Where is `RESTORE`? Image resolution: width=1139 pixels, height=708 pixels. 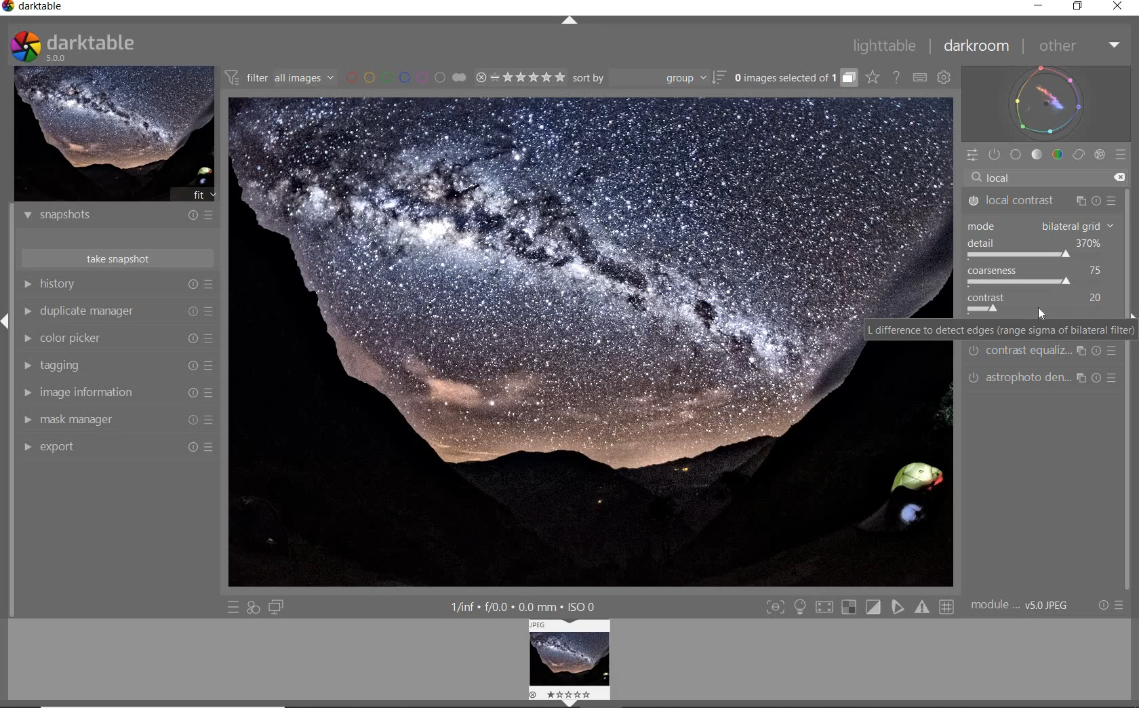
RESTORE is located at coordinates (1079, 7).